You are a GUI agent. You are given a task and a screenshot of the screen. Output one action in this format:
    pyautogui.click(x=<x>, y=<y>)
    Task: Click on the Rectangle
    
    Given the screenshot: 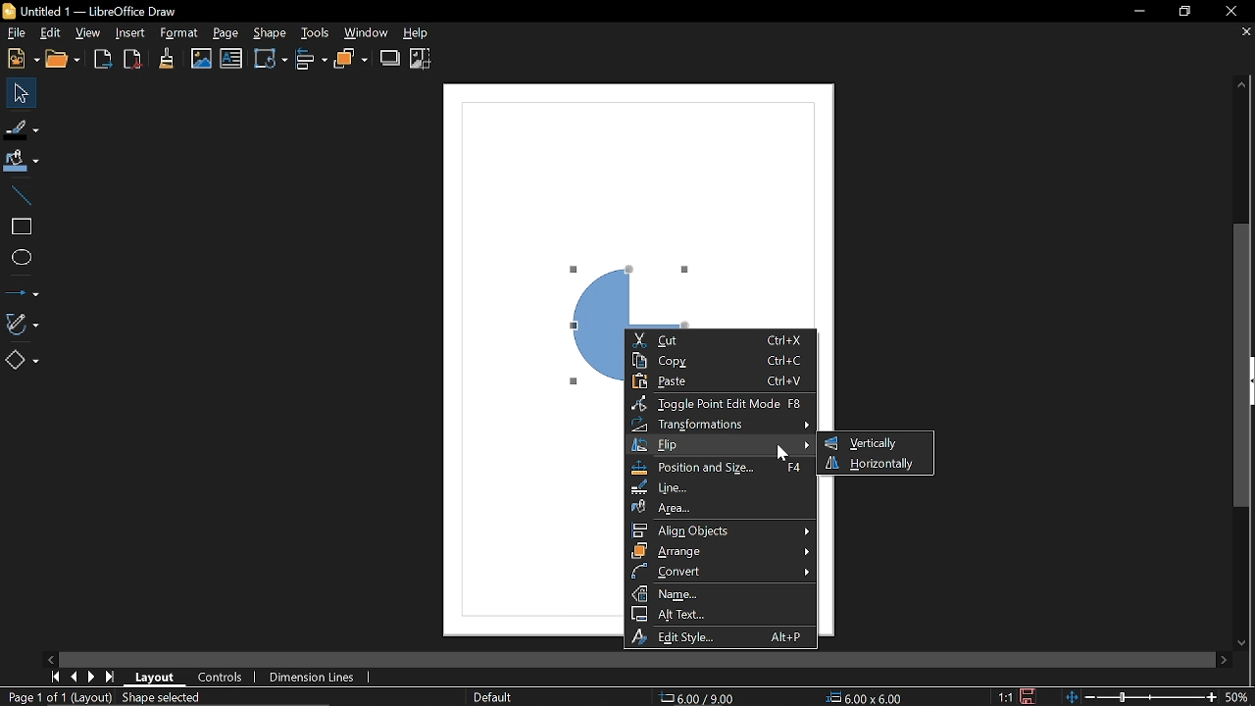 What is the action you would take?
    pyautogui.click(x=22, y=226)
    